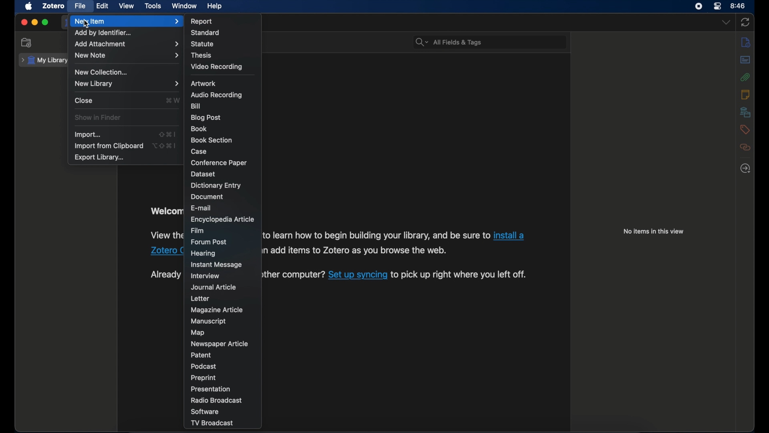 The height and width of the screenshot is (433, 769). Describe the element at coordinates (54, 6) in the screenshot. I see `zotero` at that location.